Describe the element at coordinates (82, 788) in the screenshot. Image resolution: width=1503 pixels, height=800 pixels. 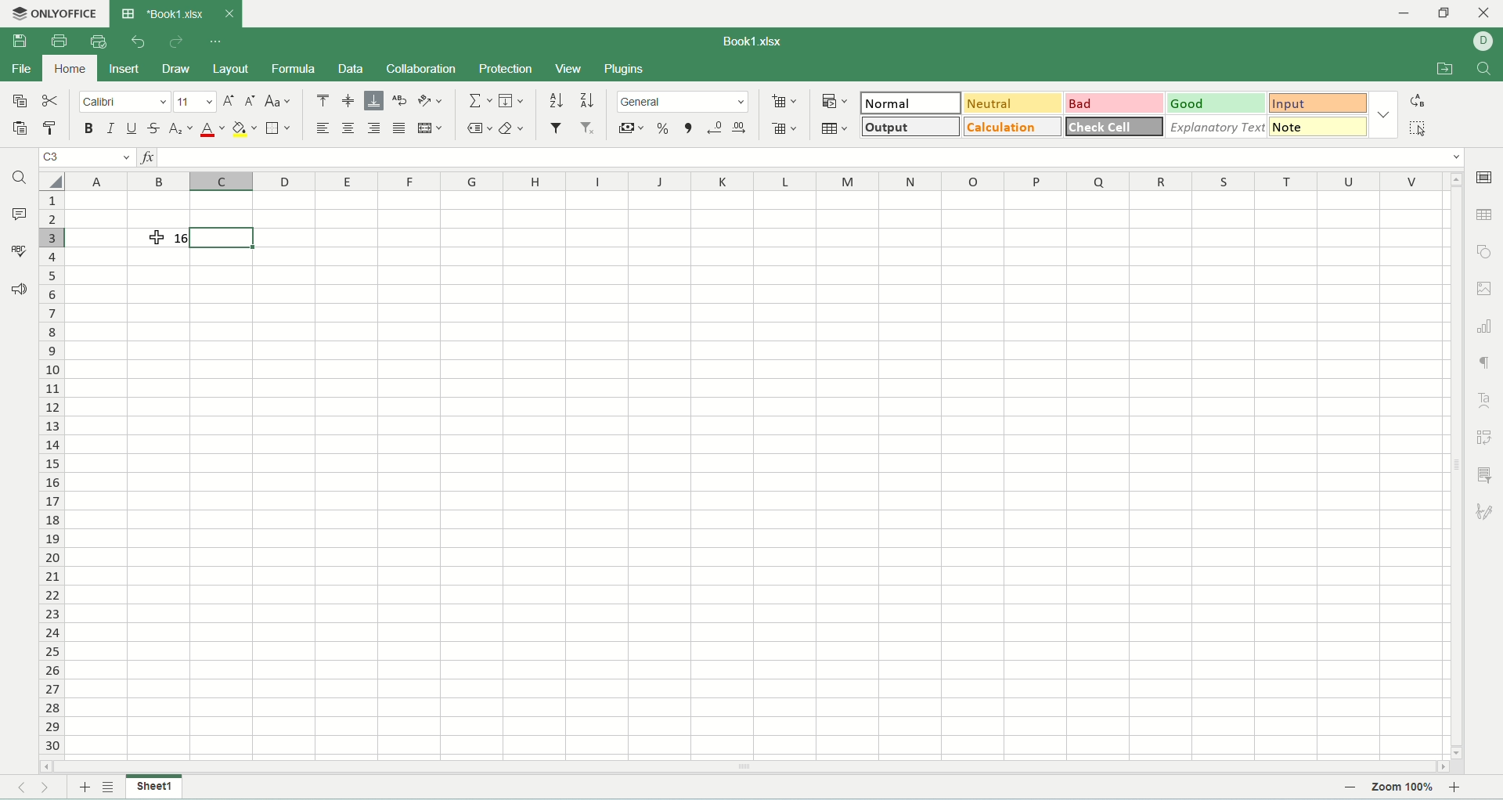
I see `new sheet` at that location.